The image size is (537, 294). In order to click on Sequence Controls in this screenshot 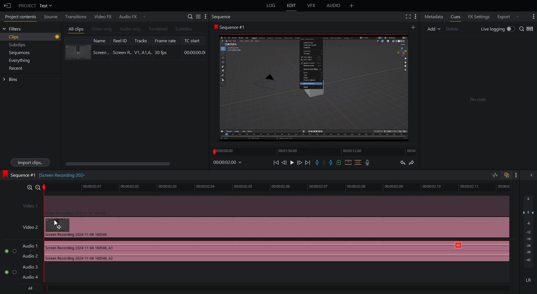, I will do `click(321, 163)`.